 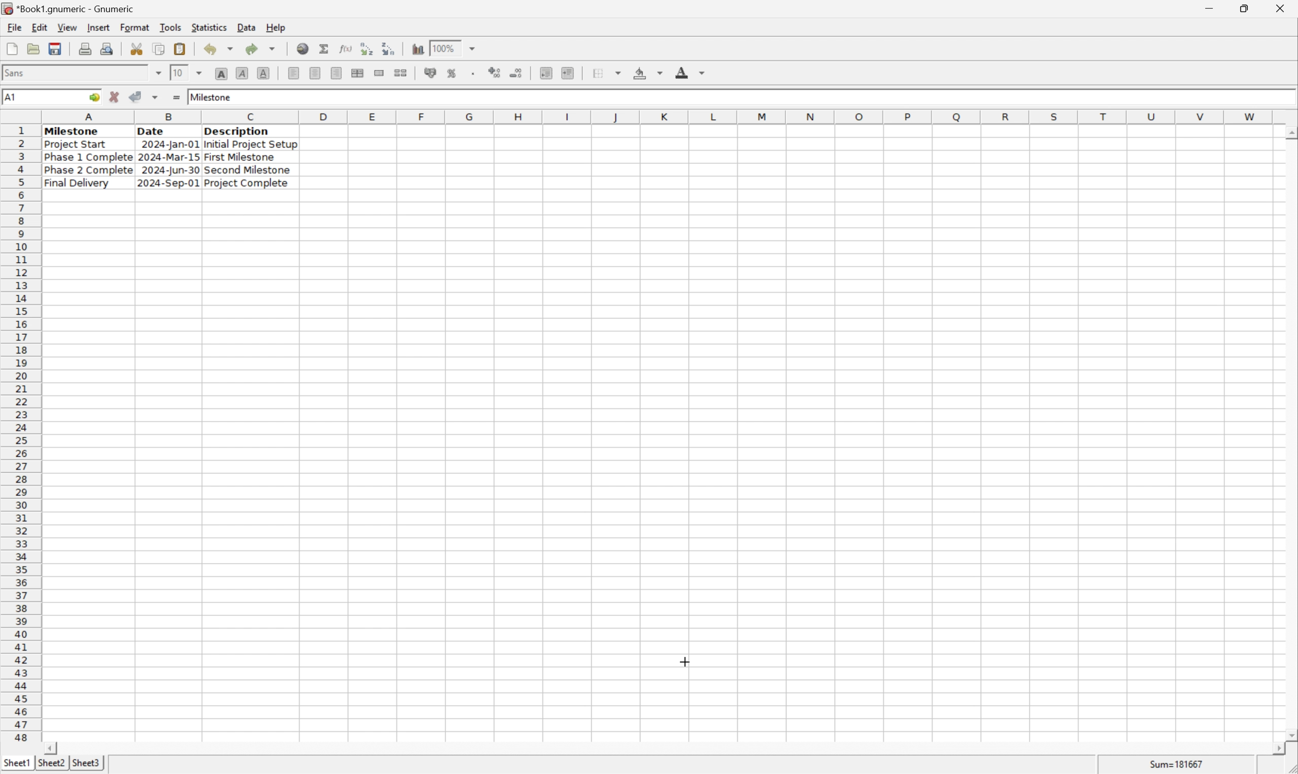 I want to click on highlight color, so click(x=646, y=71).